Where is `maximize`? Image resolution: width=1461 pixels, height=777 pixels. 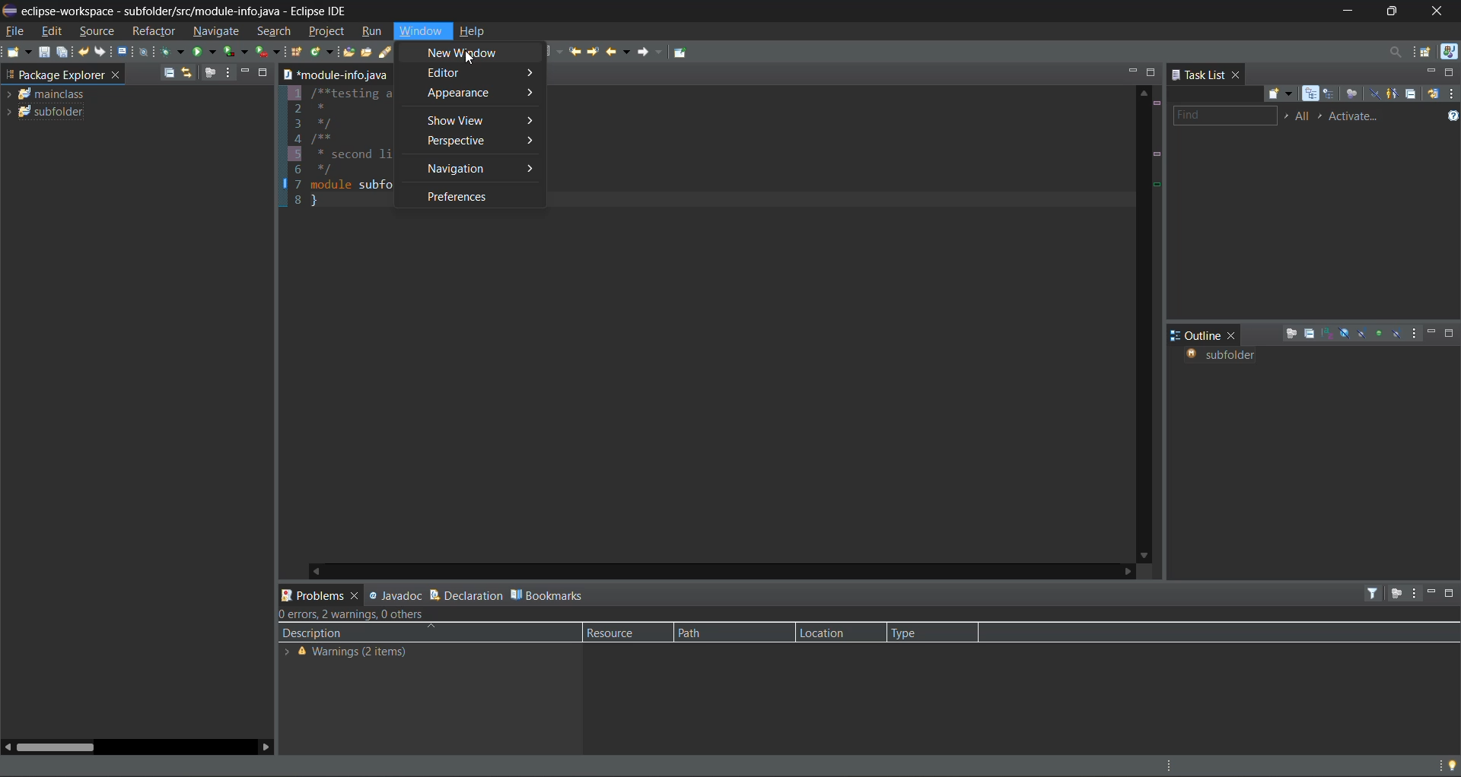 maximize is located at coordinates (1154, 74).